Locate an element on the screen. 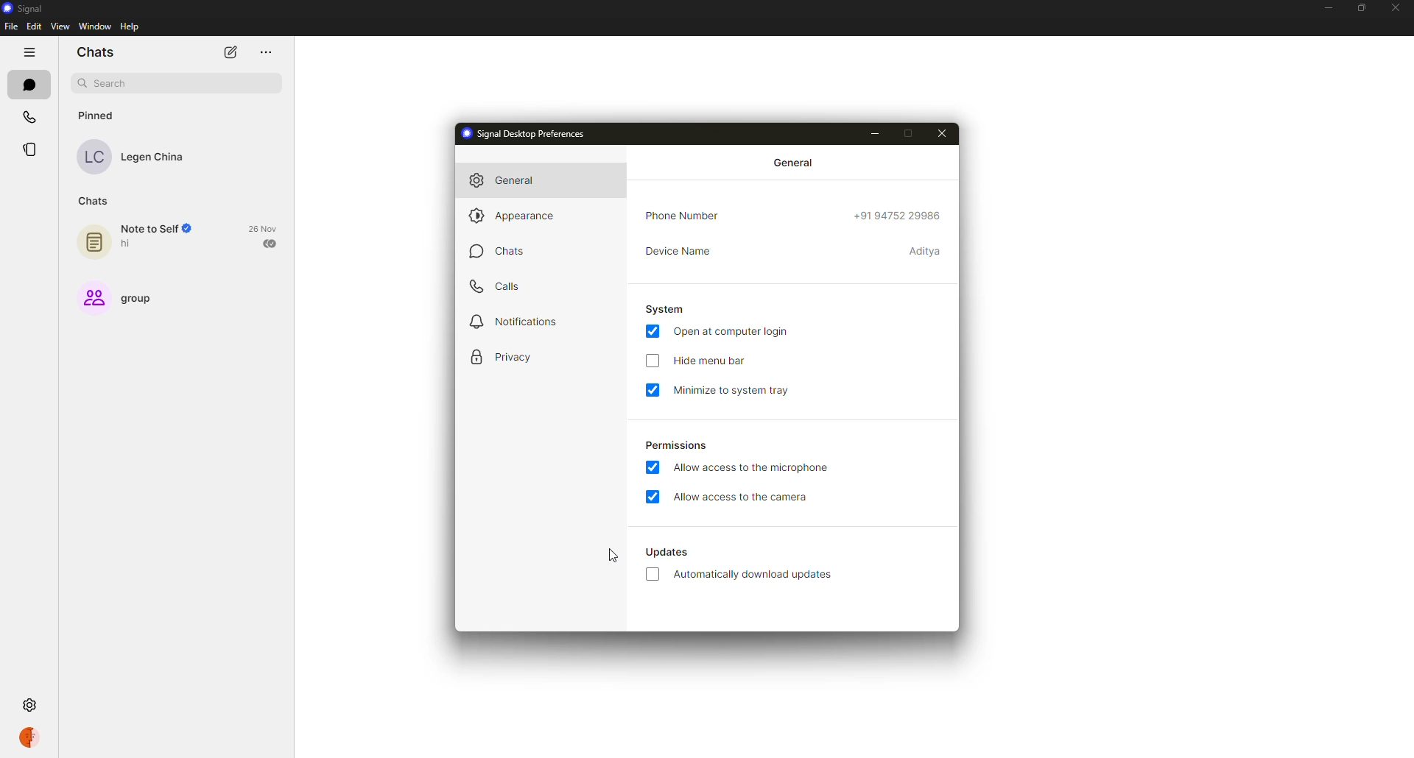 This screenshot has width=1414, height=758. maximize is located at coordinates (907, 134).